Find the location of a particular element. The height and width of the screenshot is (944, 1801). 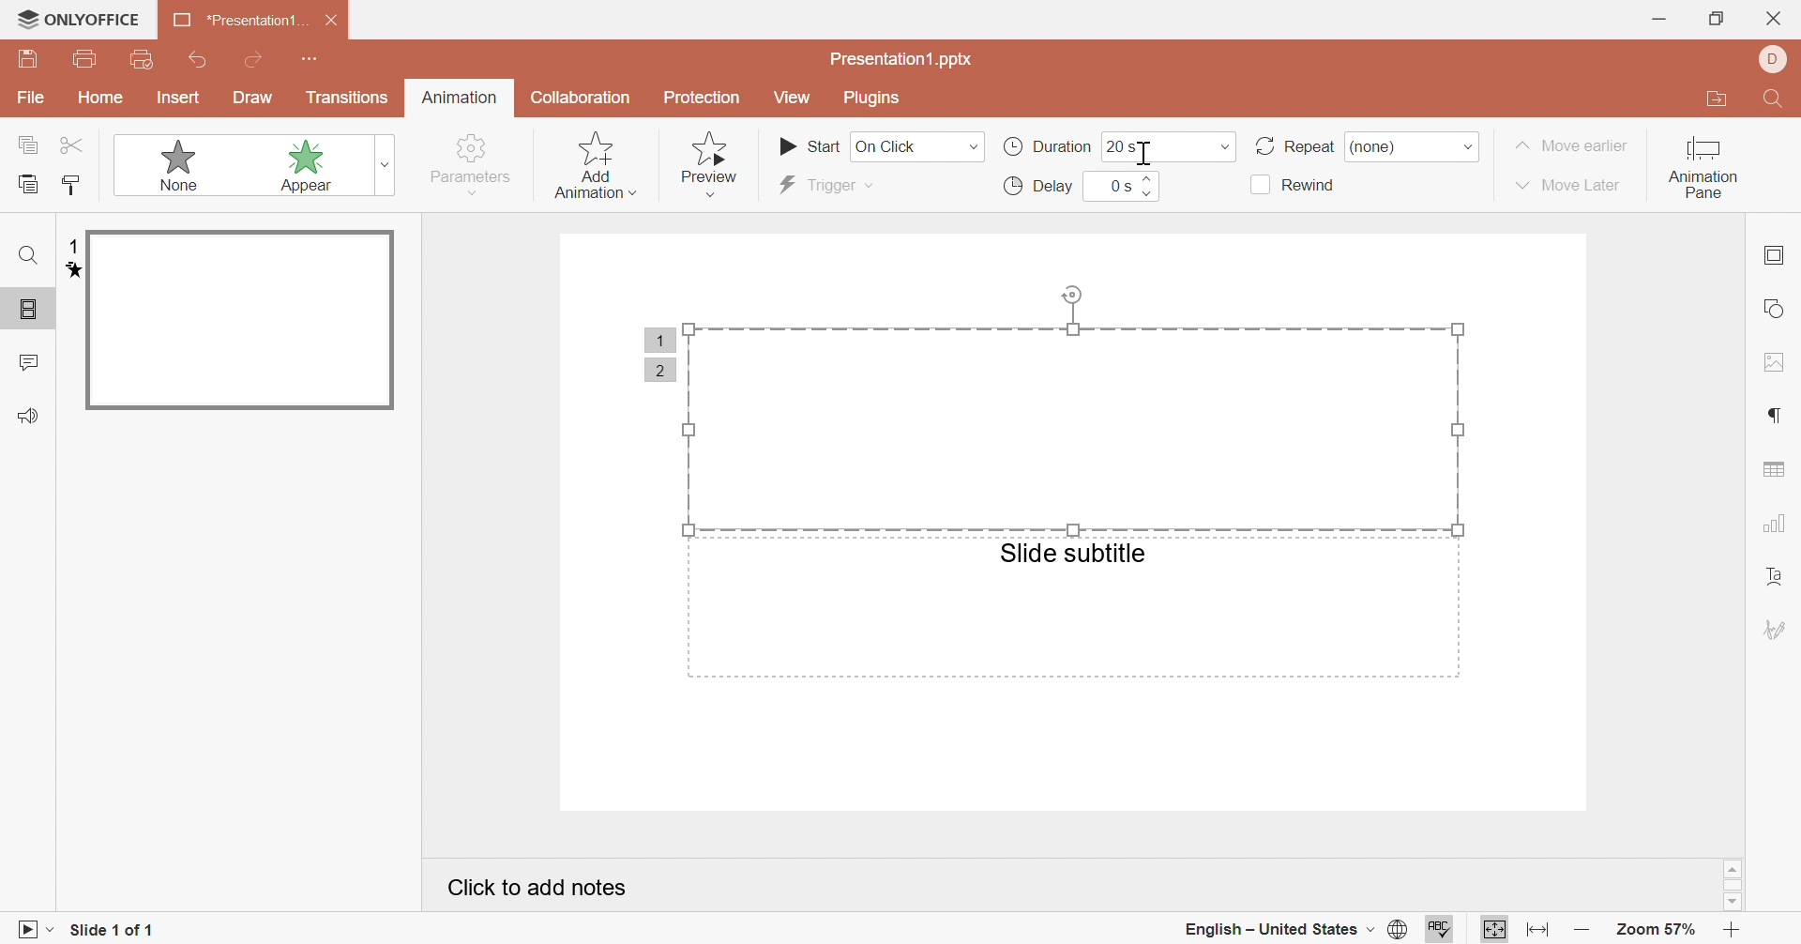

add animation is located at coordinates (592, 163).